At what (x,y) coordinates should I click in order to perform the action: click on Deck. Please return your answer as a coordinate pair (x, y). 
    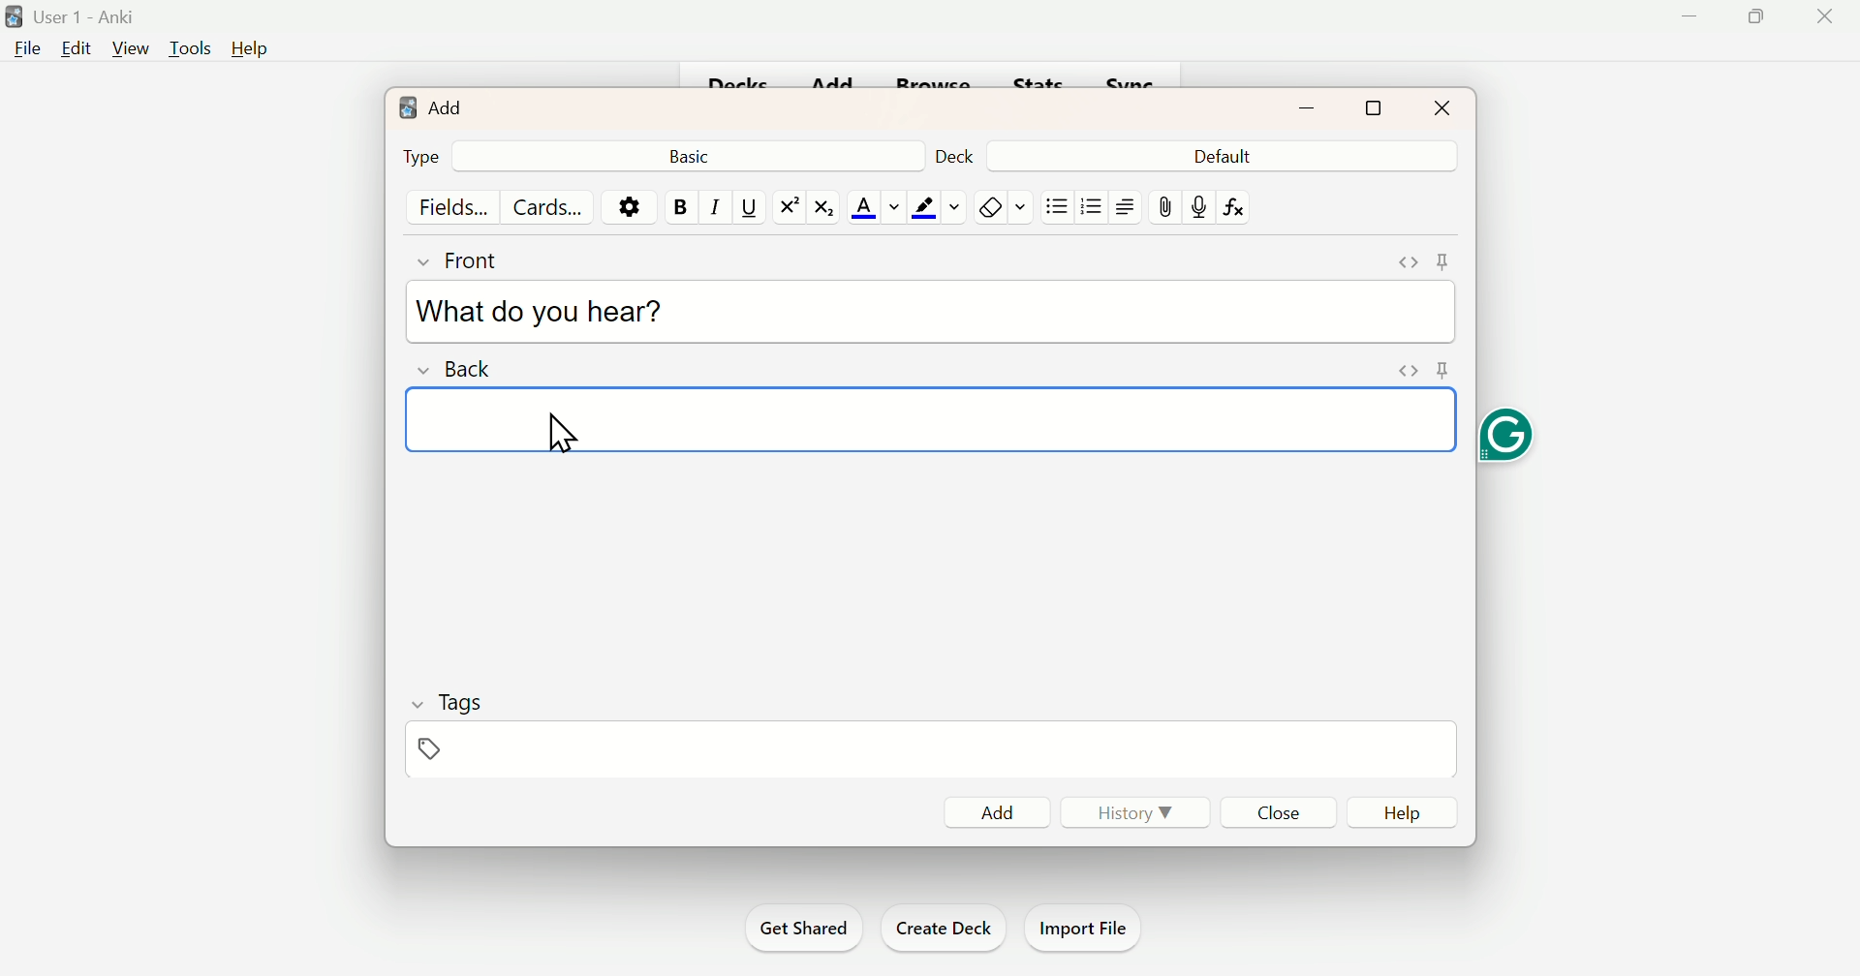
    Looking at the image, I should click on (952, 158).